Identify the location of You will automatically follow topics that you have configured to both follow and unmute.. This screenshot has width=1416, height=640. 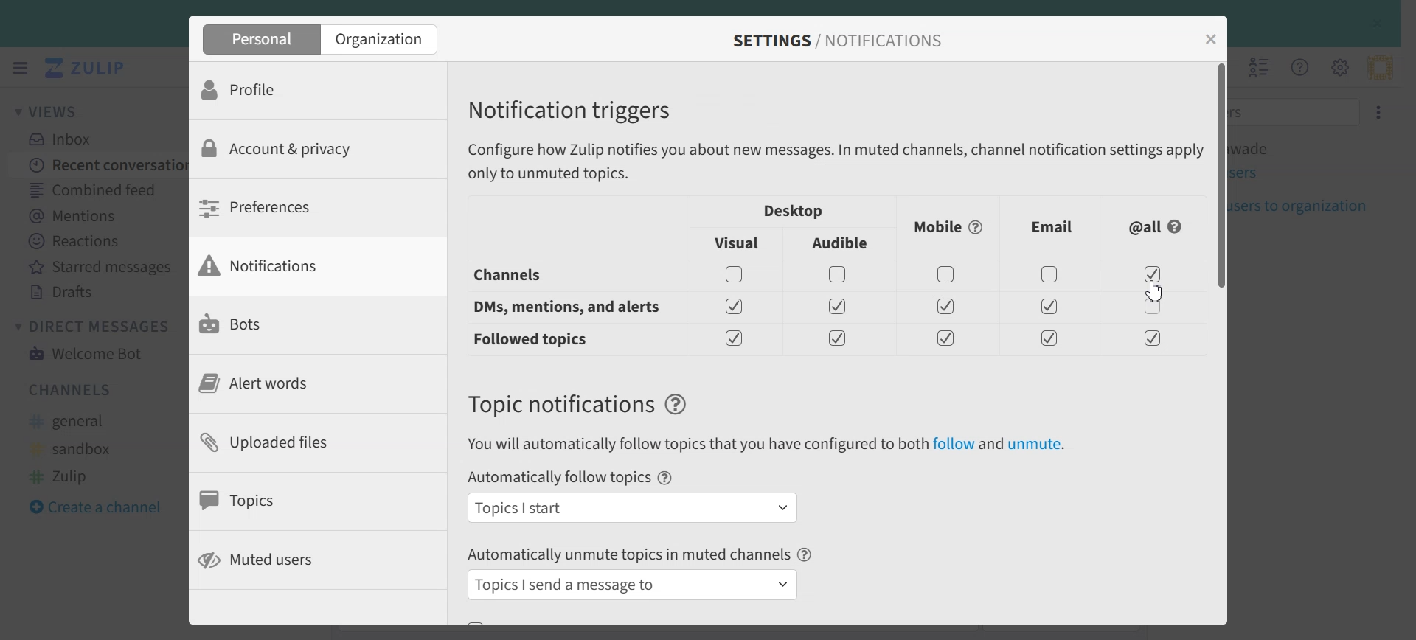
(766, 445).